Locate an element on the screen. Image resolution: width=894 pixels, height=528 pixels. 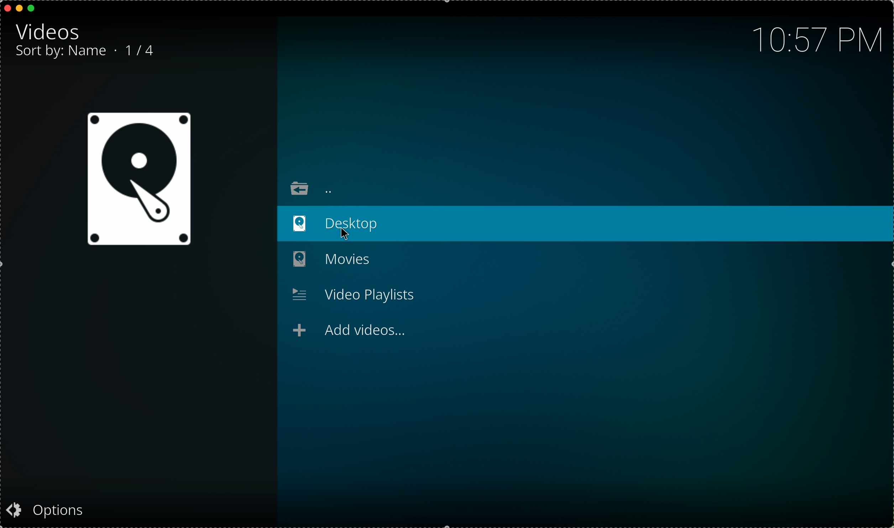
desktop is located at coordinates (583, 225).